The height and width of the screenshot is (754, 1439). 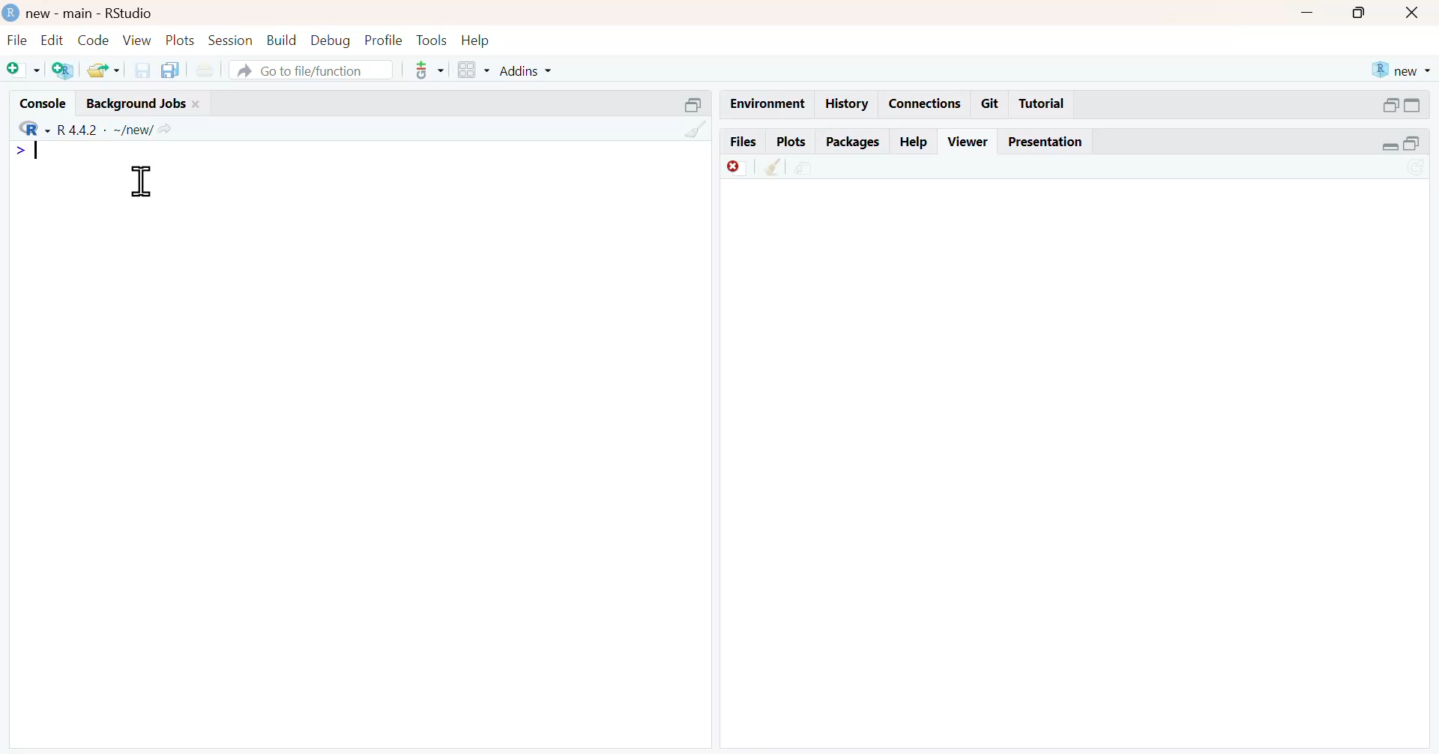 I want to click on history, so click(x=845, y=104).